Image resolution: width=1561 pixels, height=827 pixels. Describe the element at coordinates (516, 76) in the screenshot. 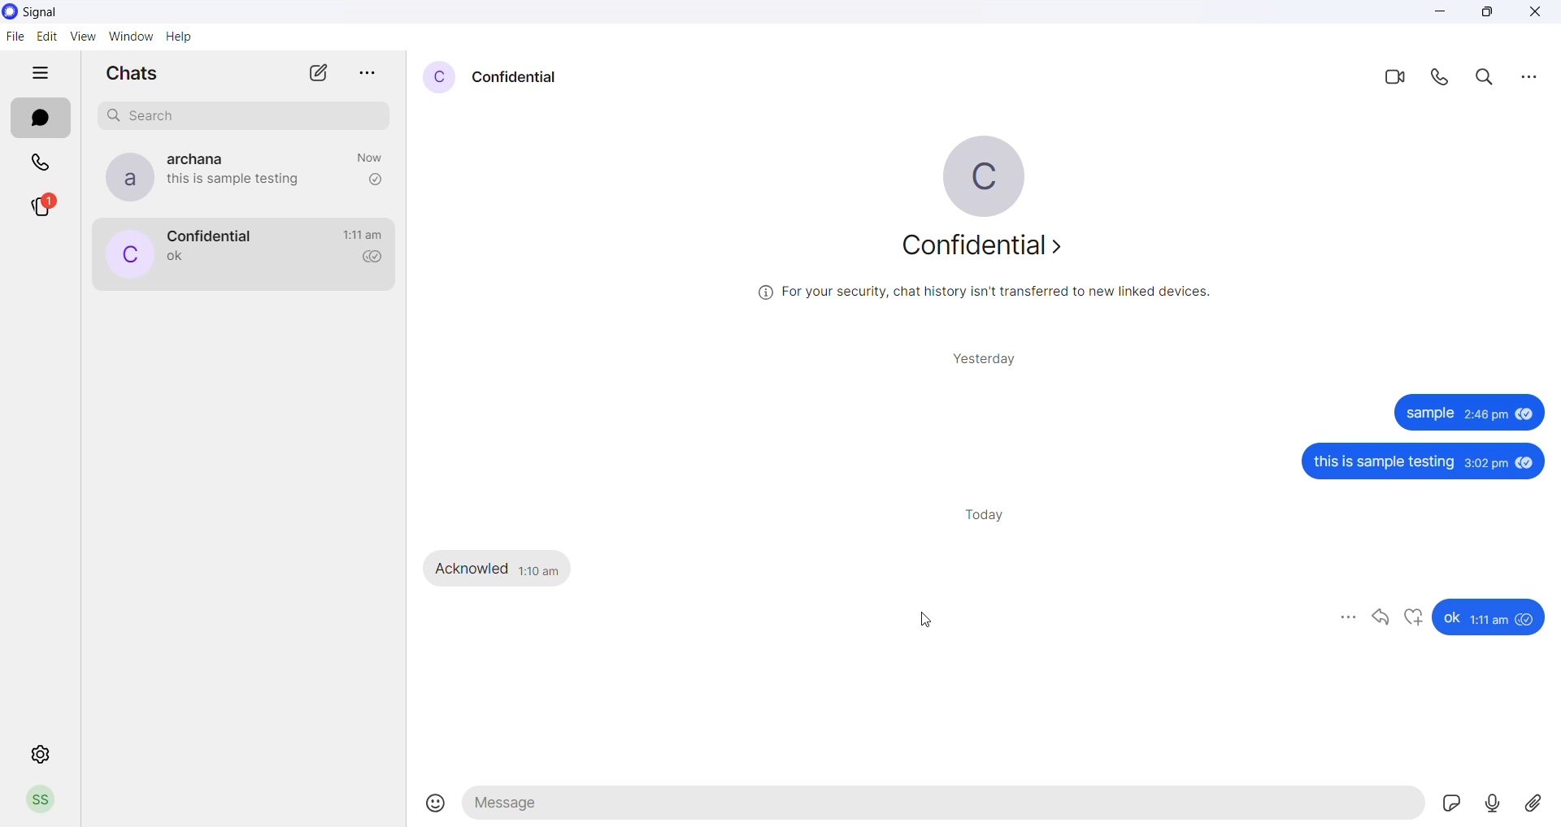

I see `contact name` at that location.